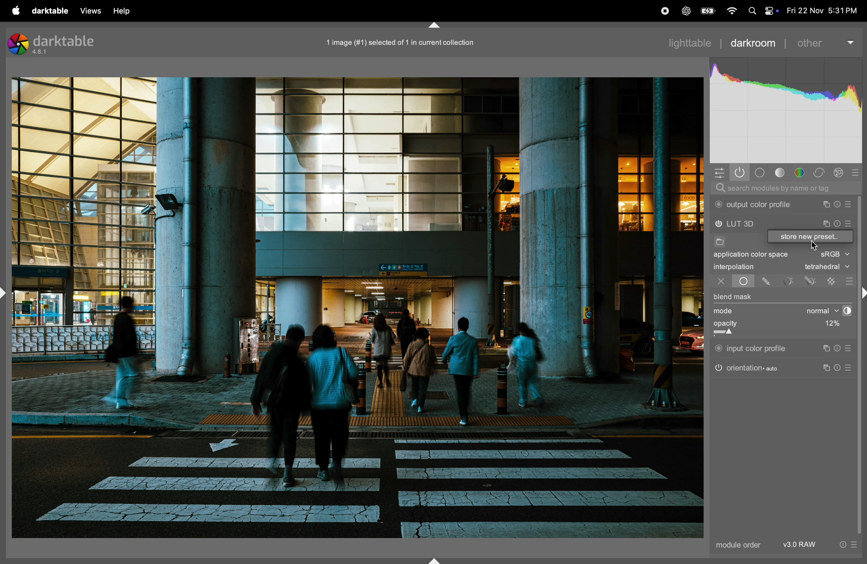 This screenshot has width=867, height=564. I want to click on presets, so click(859, 171).